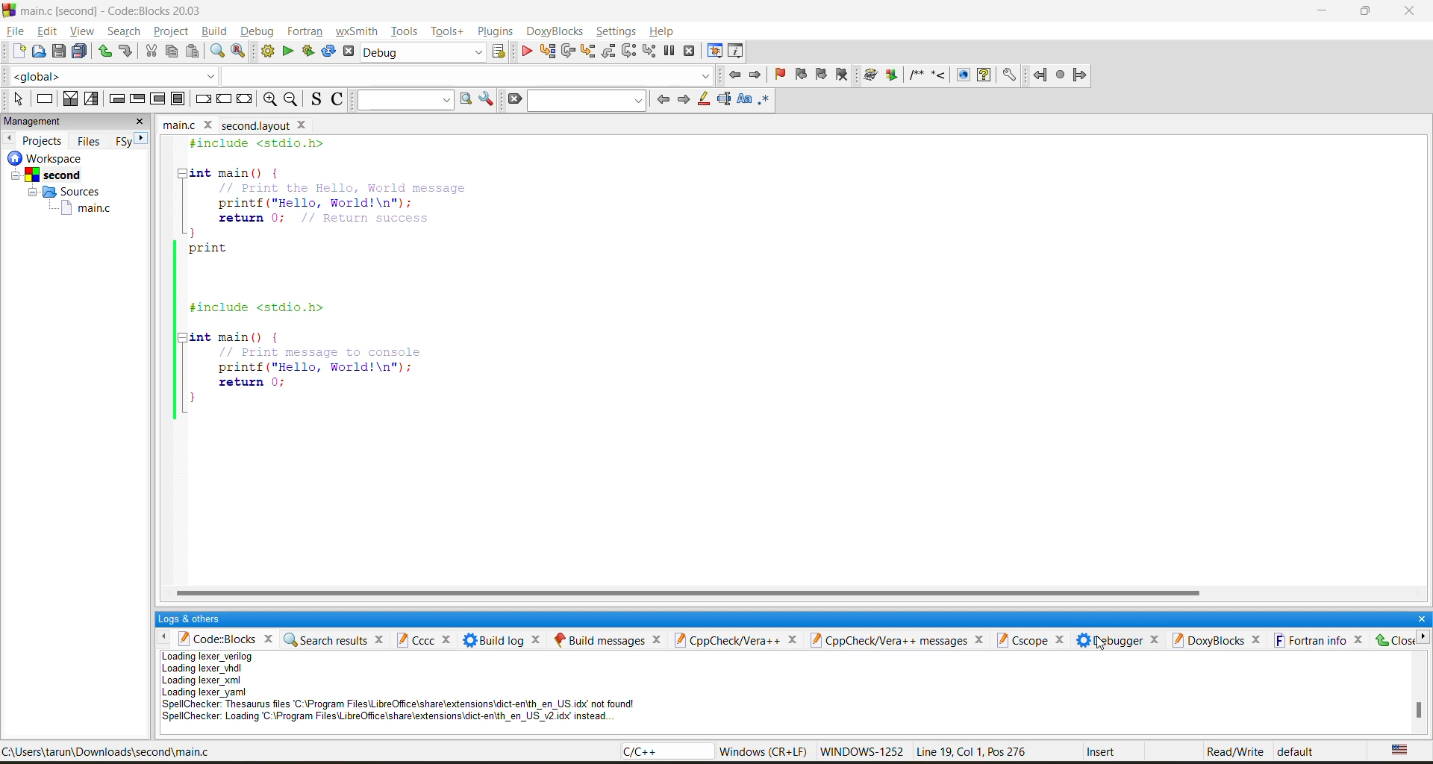  Describe the element at coordinates (226, 98) in the screenshot. I see `continue instruction` at that location.